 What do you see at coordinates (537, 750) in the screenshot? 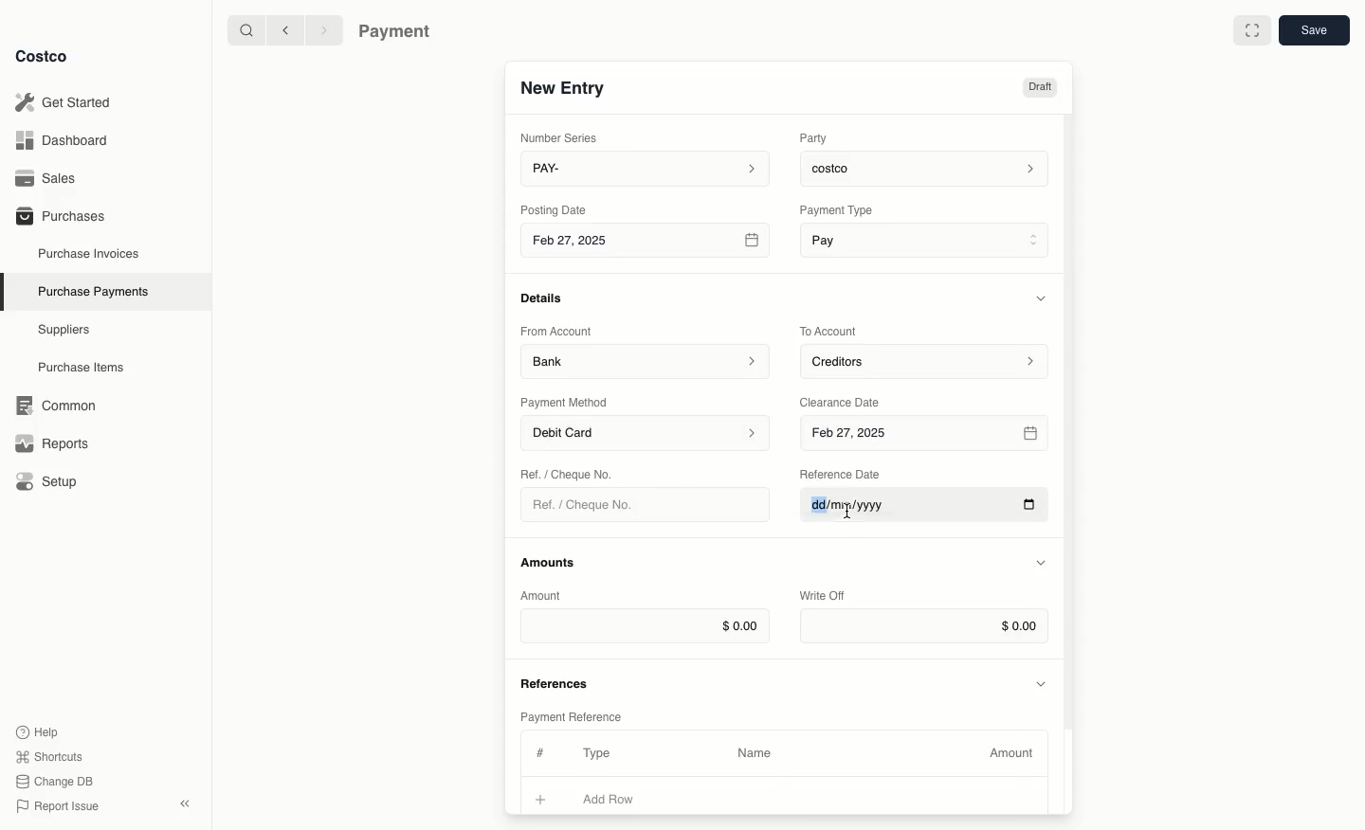
I see `#` at bounding box center [537, 750].